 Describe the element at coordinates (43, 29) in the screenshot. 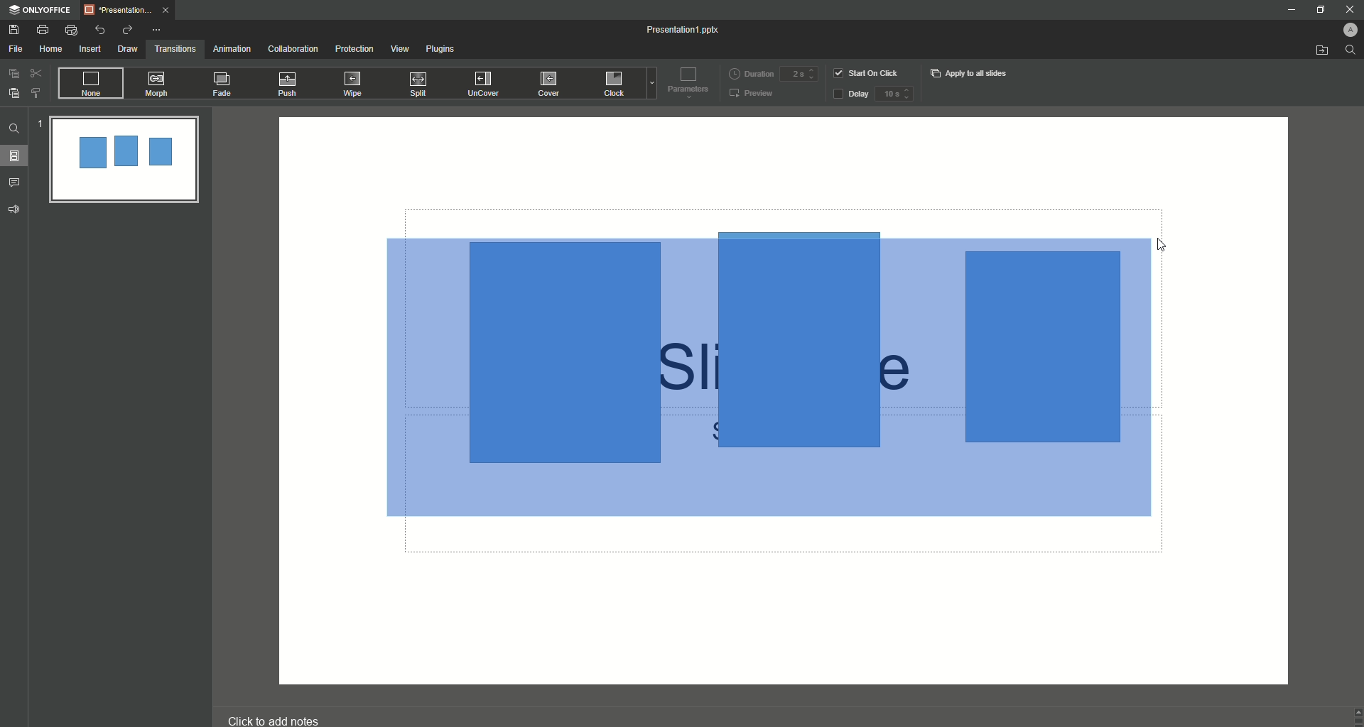

I see `Print` at that location.